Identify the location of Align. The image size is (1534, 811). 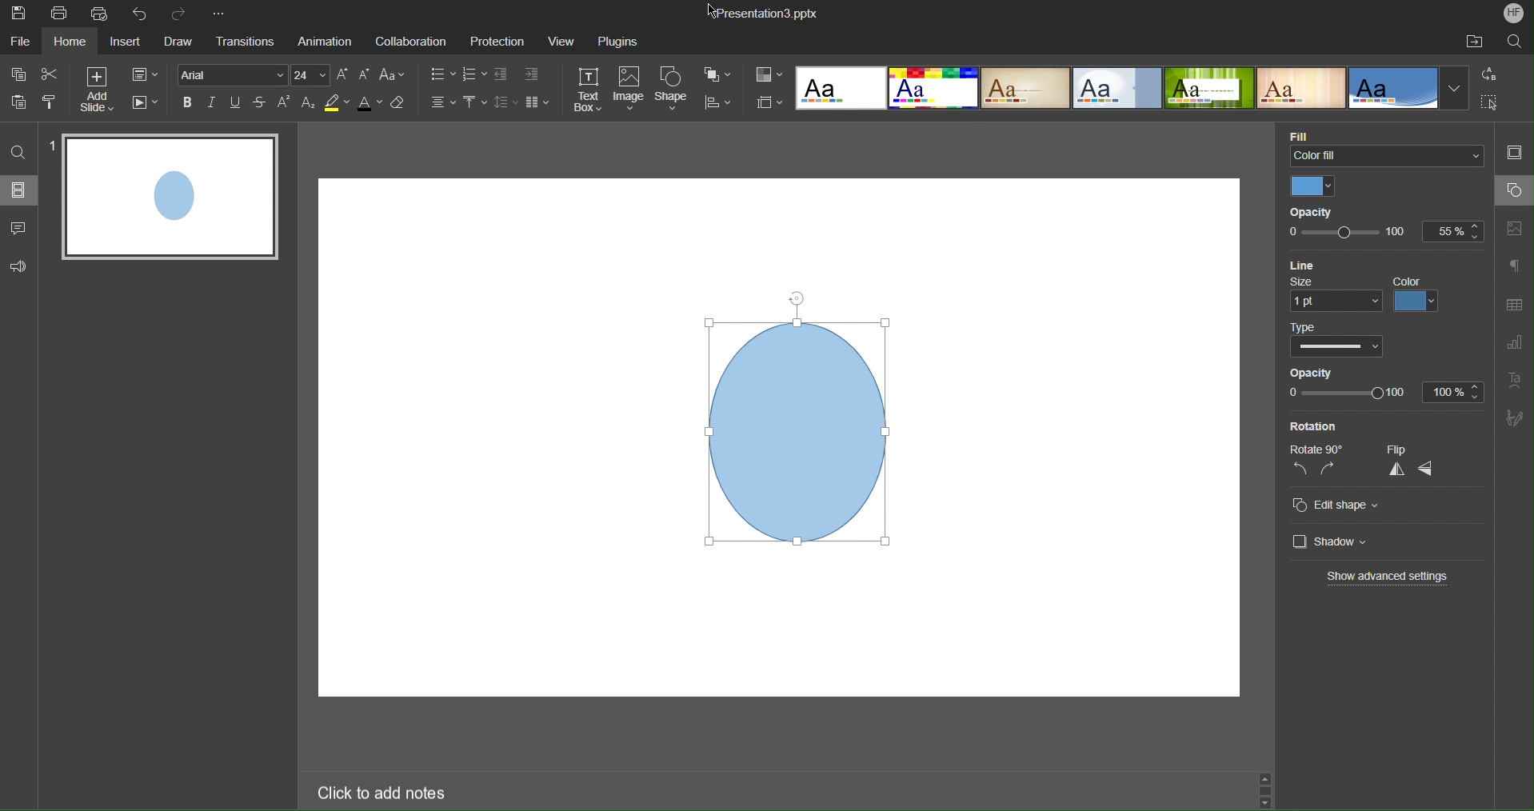
(723, 103).